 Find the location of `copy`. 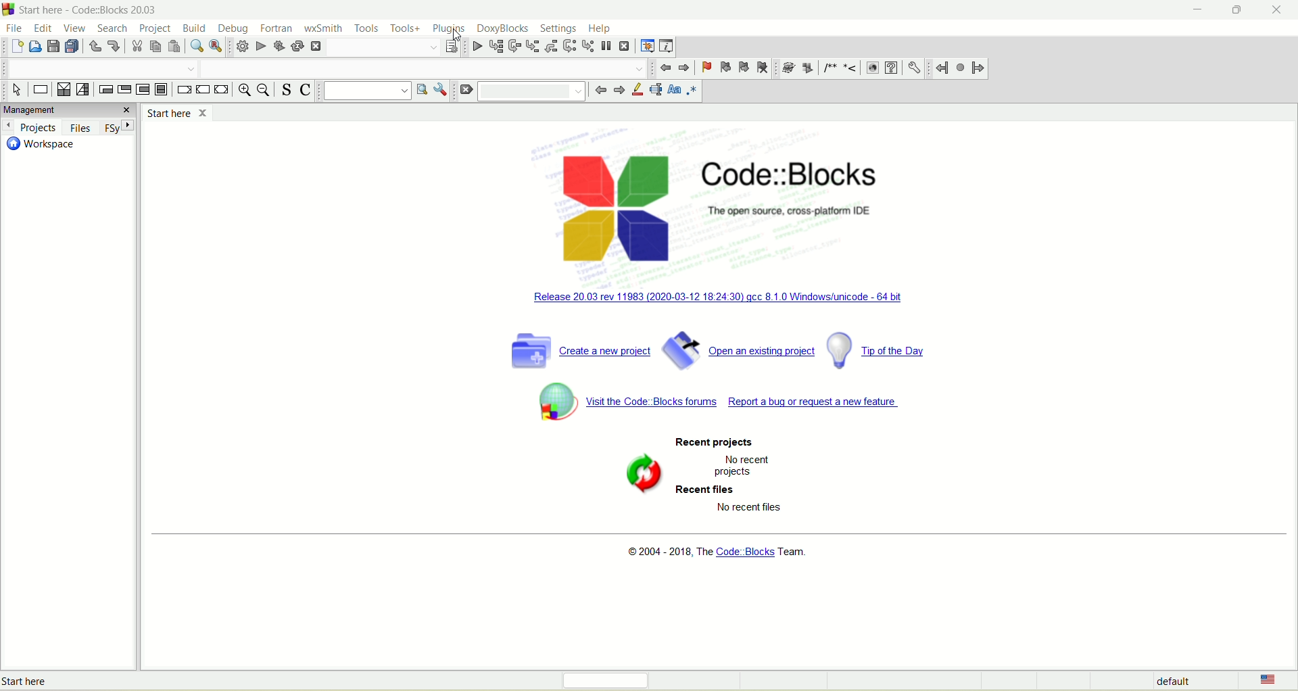

copy is located at coordinates (155, 47).